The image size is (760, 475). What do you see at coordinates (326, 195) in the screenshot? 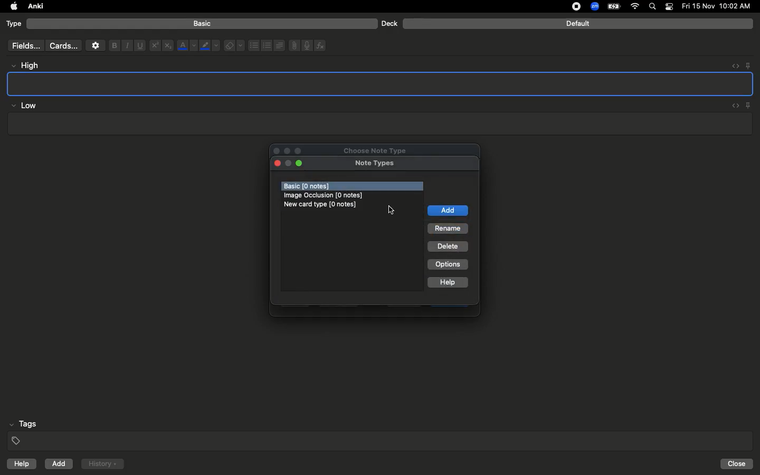
I see `Image Occlusion (0 notes)` at bounding box center [326, 195].